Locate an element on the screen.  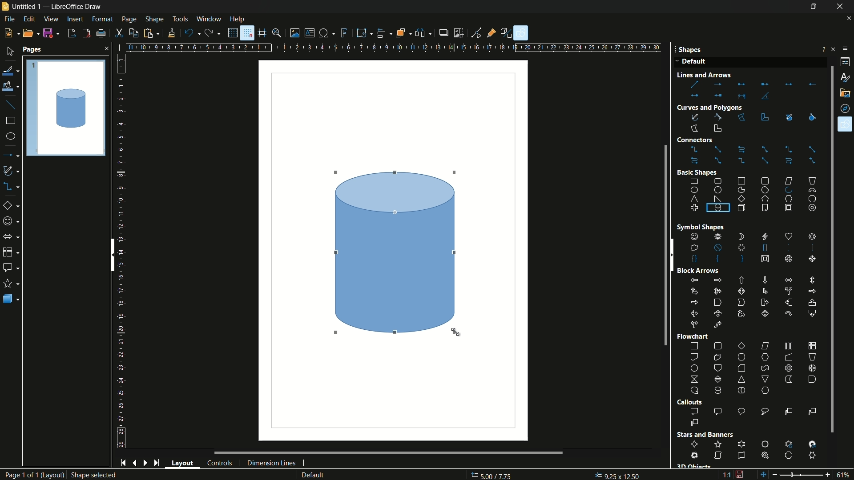
Connectors is located at coordinates (709, 140).